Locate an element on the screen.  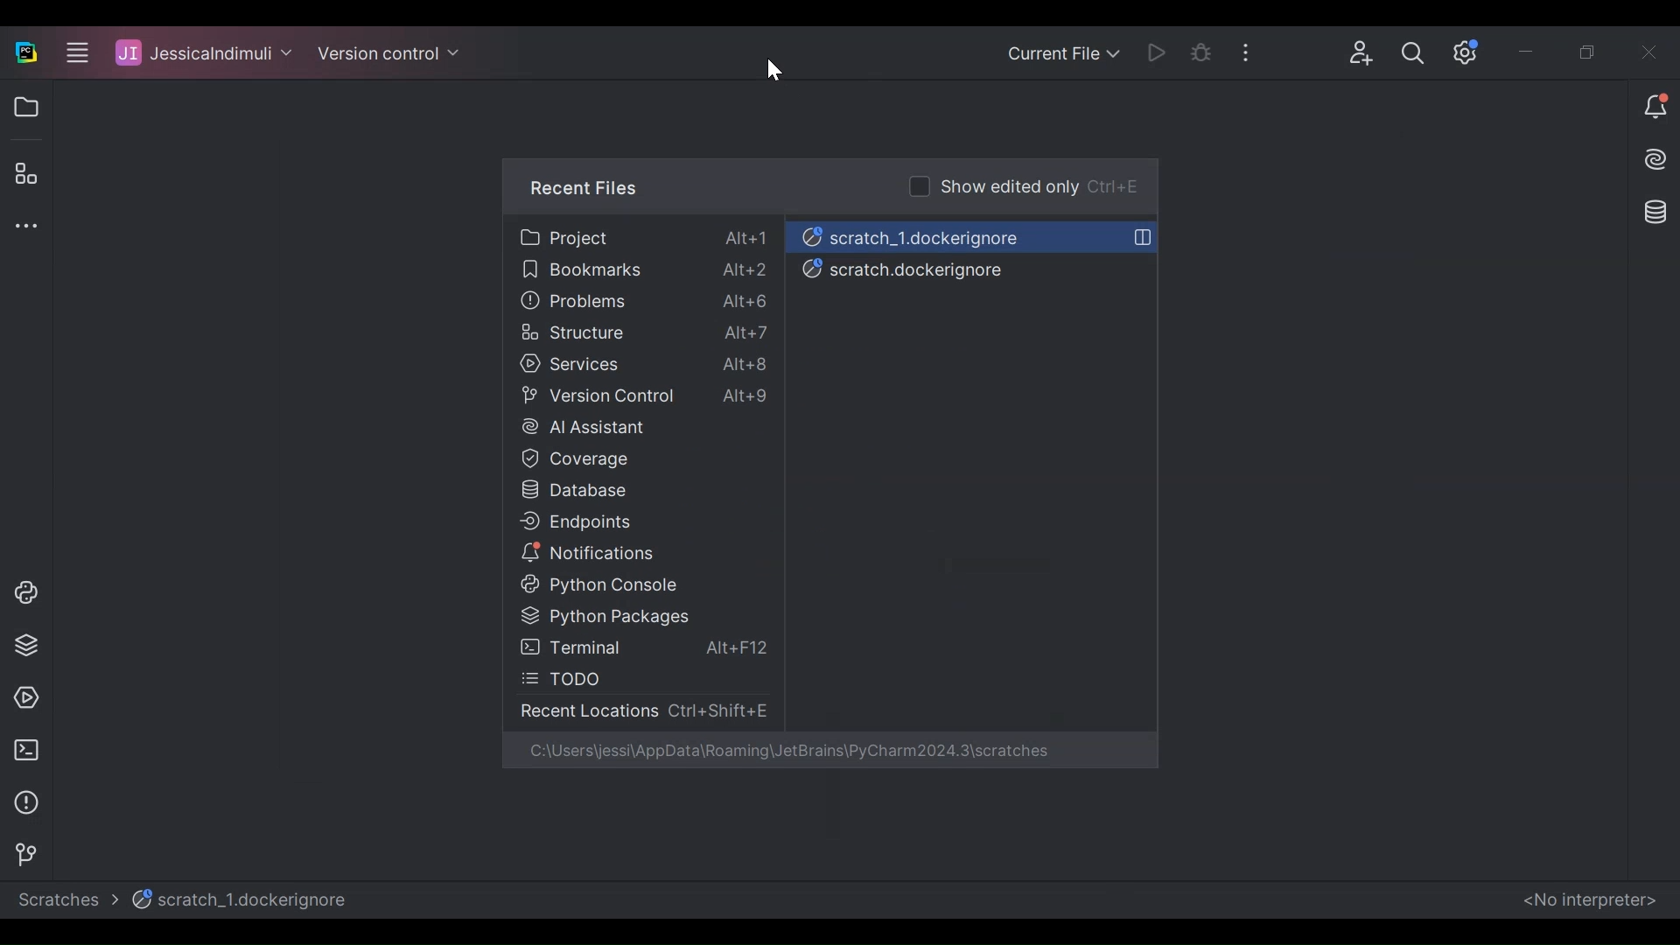
Restore is located at coordinates (1586, 52).